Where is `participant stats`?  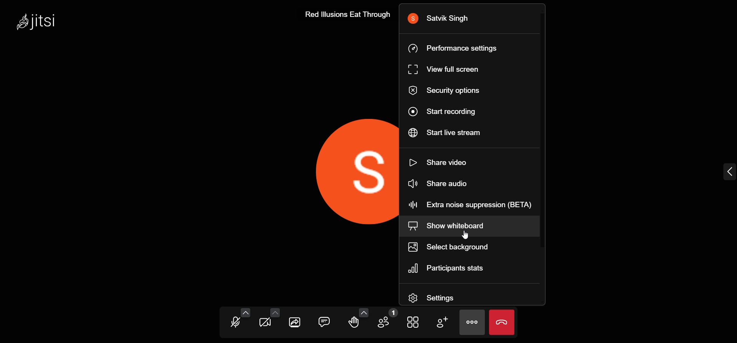 participant stats is located at coordinates (450, 267).